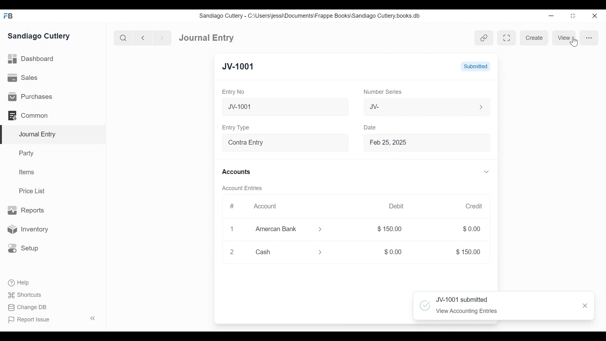 The height and width of the screenshot is (341, 606). What do you see at coordinates (472, 206) in the screenshot?
I see `Credit` at bounding box center [472, 206].